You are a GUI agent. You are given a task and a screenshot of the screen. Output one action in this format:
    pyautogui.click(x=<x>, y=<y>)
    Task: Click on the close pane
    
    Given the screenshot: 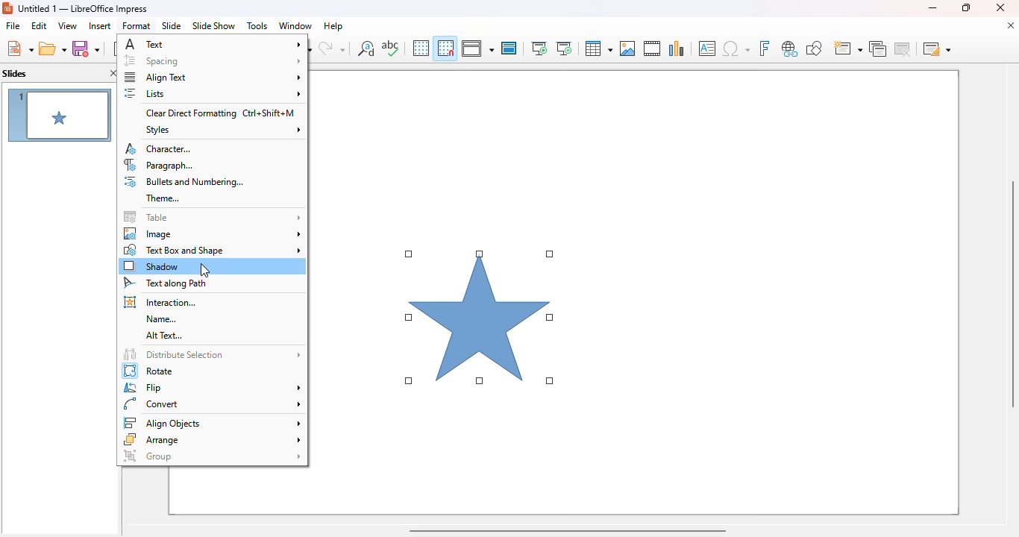 What is the action you would take?
    pyautogui.click(x=113, y=74)
    